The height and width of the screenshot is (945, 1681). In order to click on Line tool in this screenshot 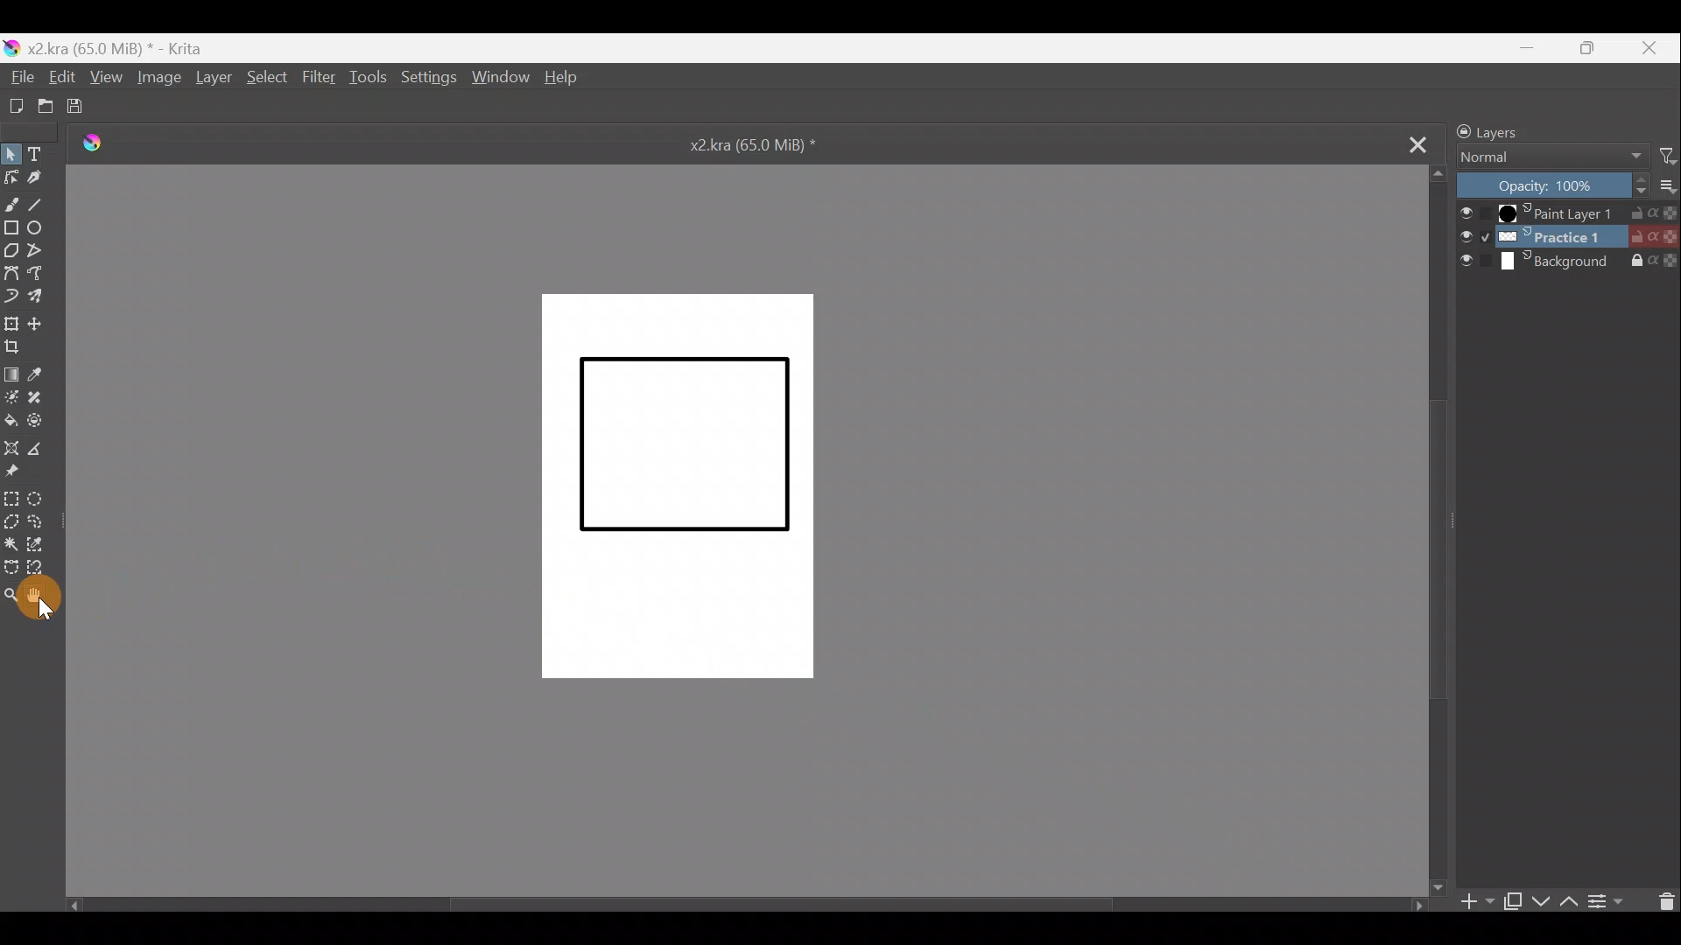, I will do `click(44, 201)`.